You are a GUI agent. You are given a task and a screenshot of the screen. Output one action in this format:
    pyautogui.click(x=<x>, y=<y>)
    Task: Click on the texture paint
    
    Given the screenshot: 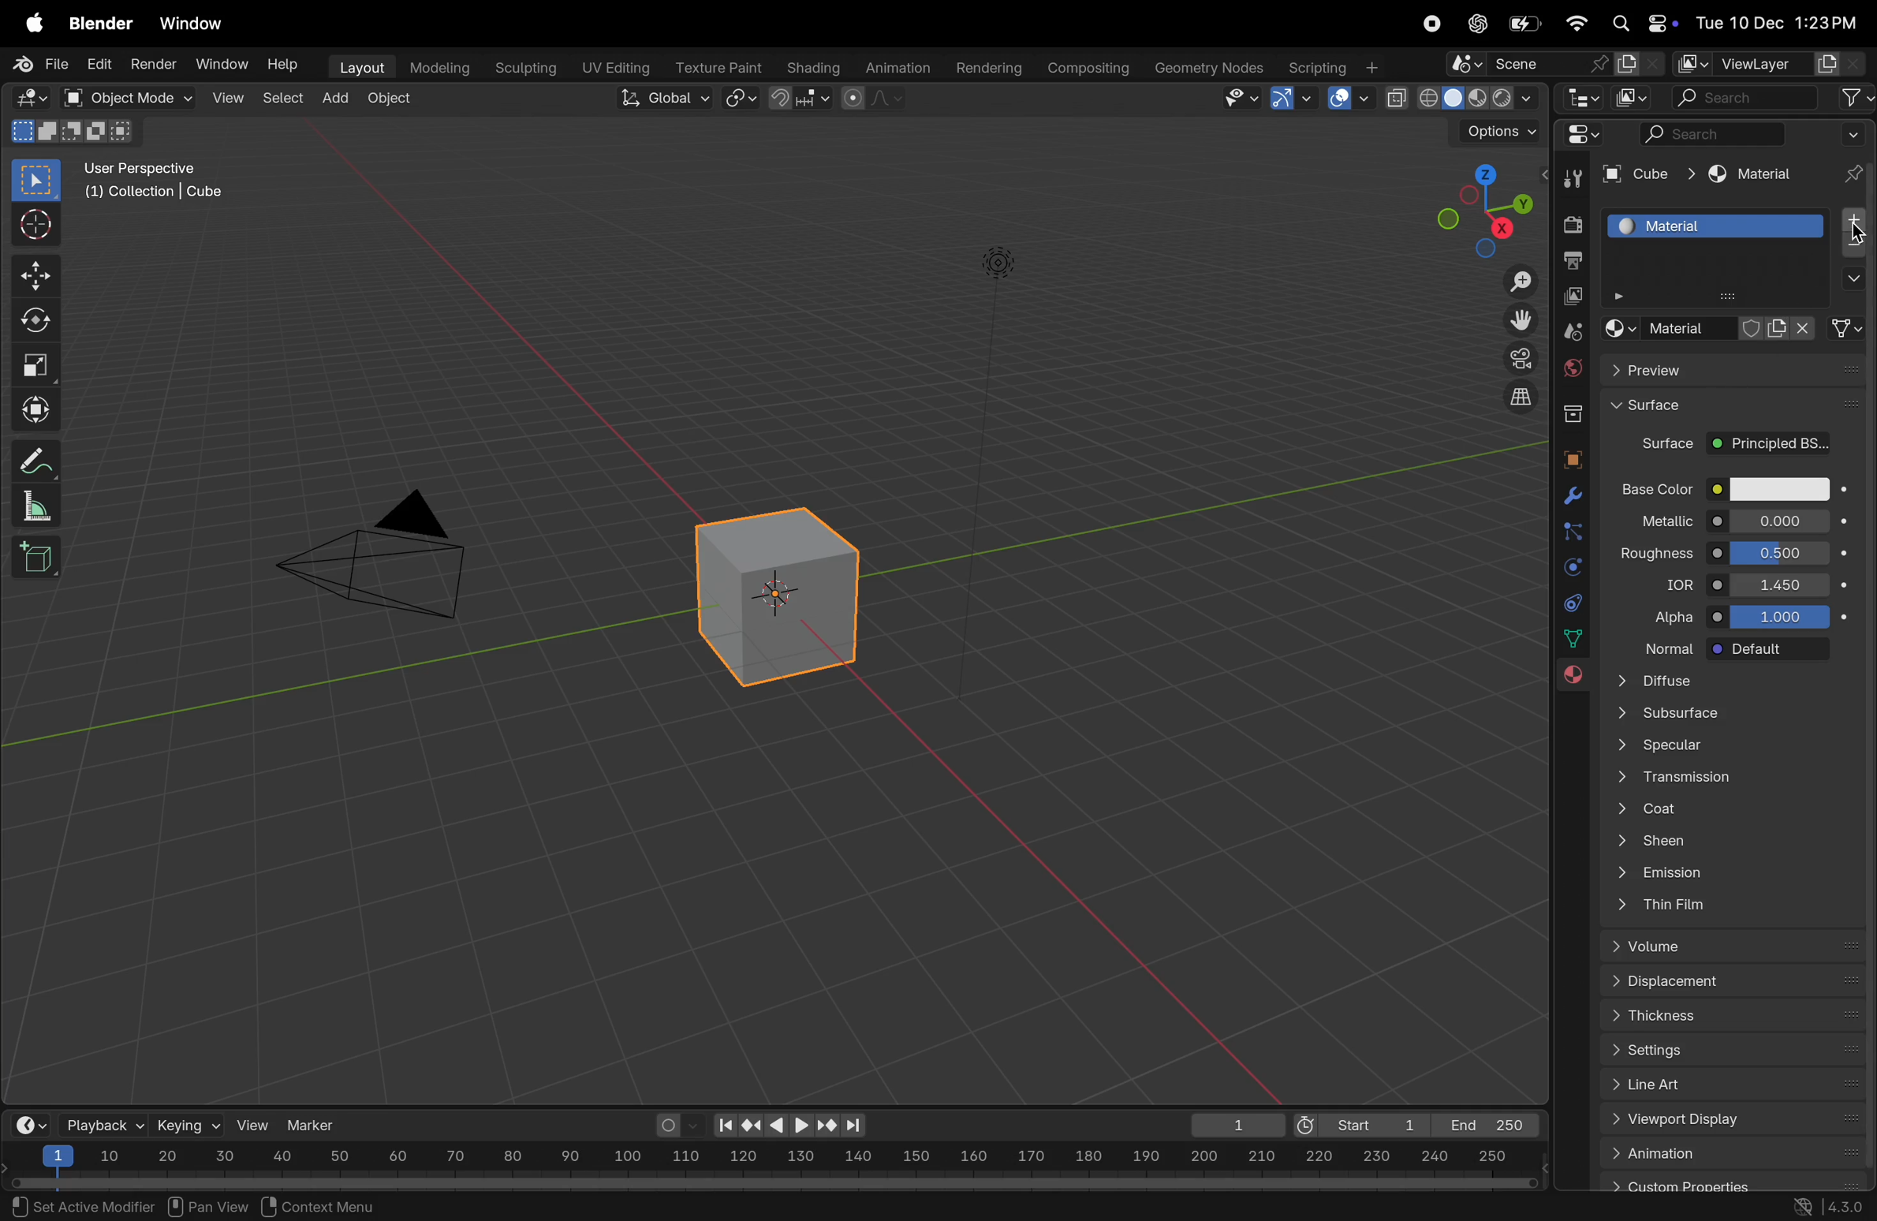 What is the action you would take?
    pyautogui.click(x=716, y=62)
    